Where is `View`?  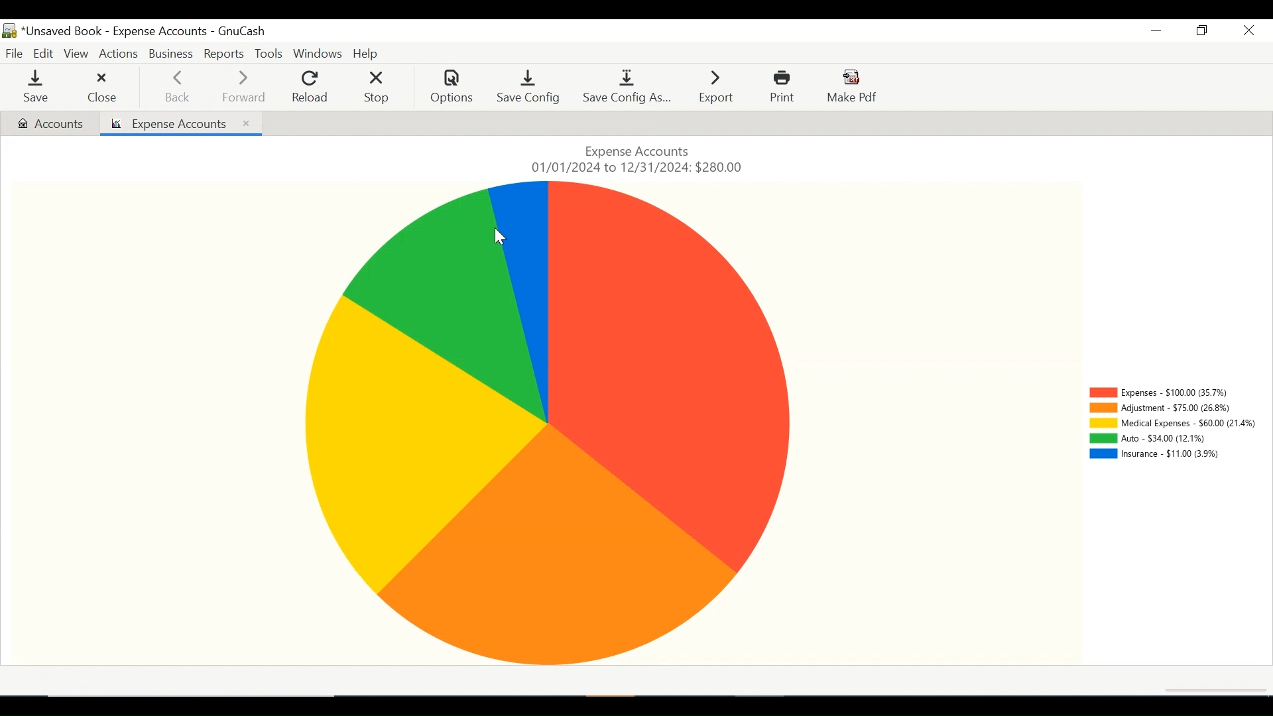 View is located at coordinates (77, 50).